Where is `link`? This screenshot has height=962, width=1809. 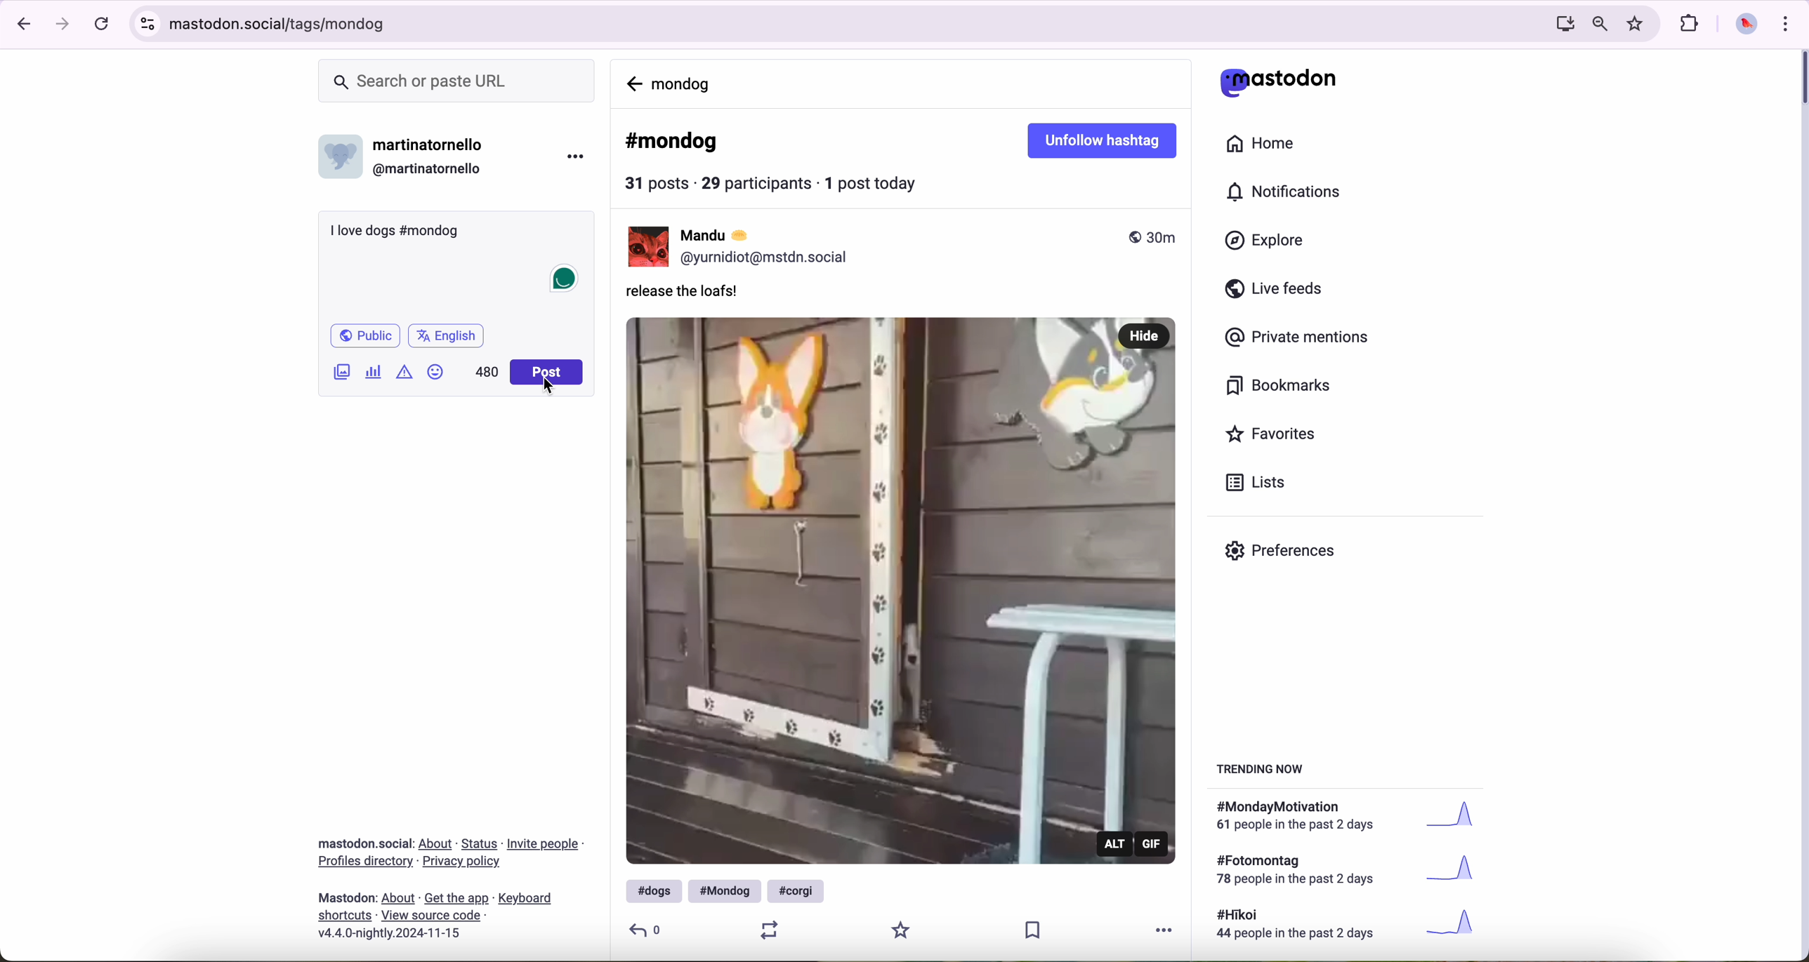
link is located at coordinates (456, 900).